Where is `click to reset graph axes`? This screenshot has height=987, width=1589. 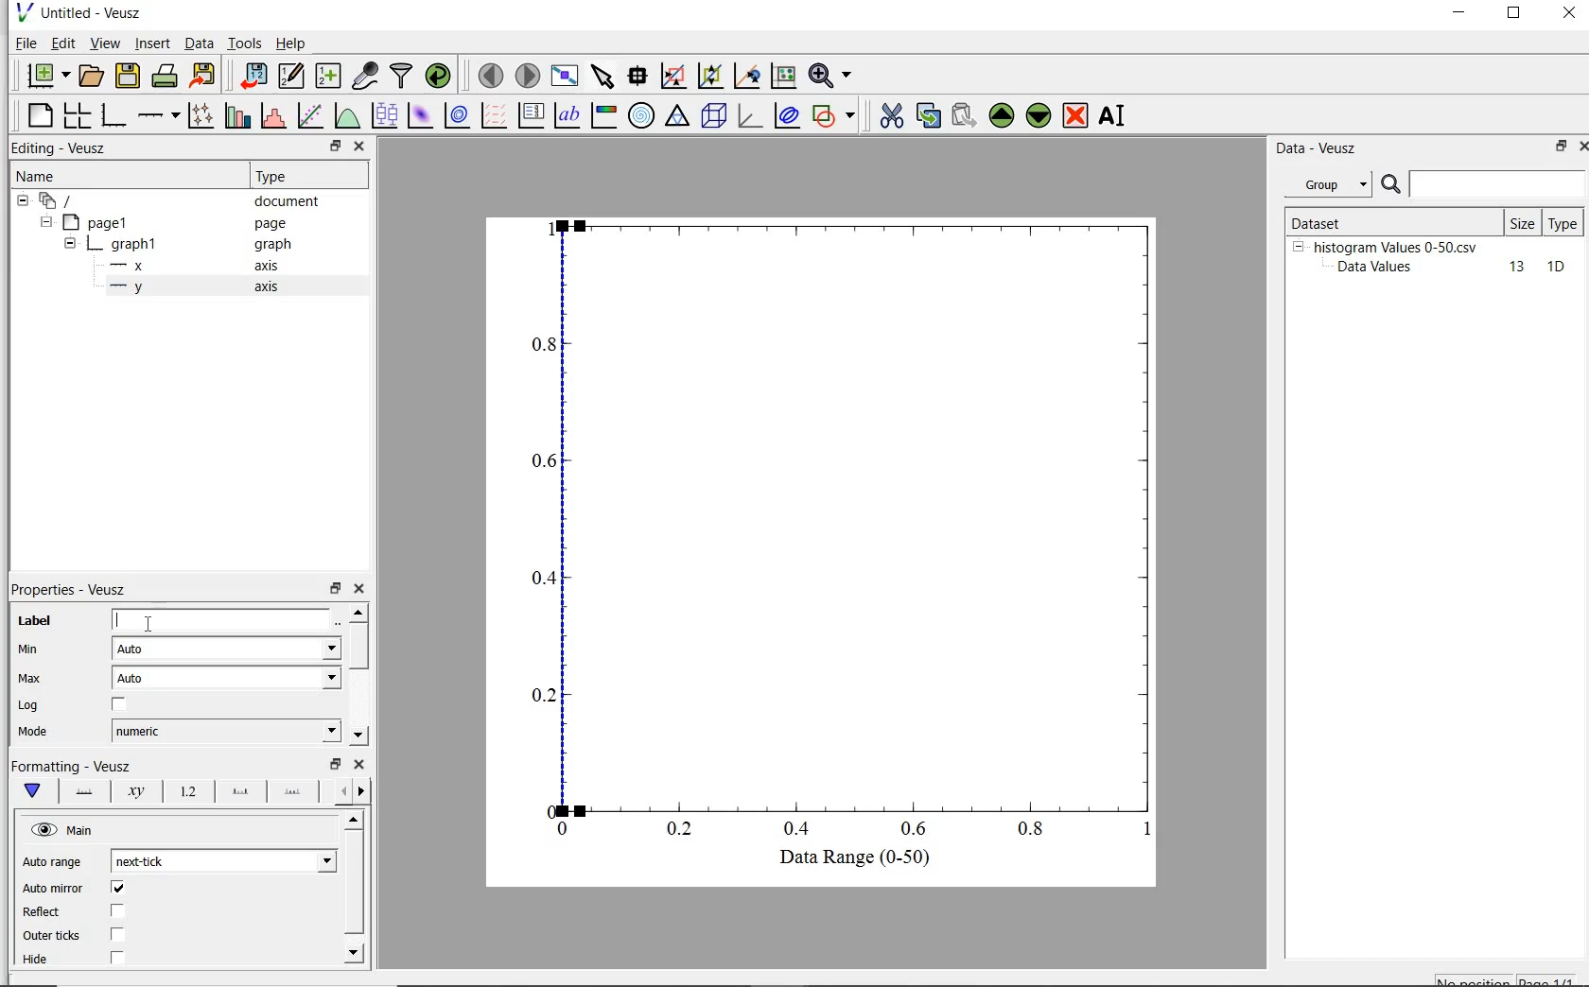 click to reset graph axes is located at coordinates (672, 76).